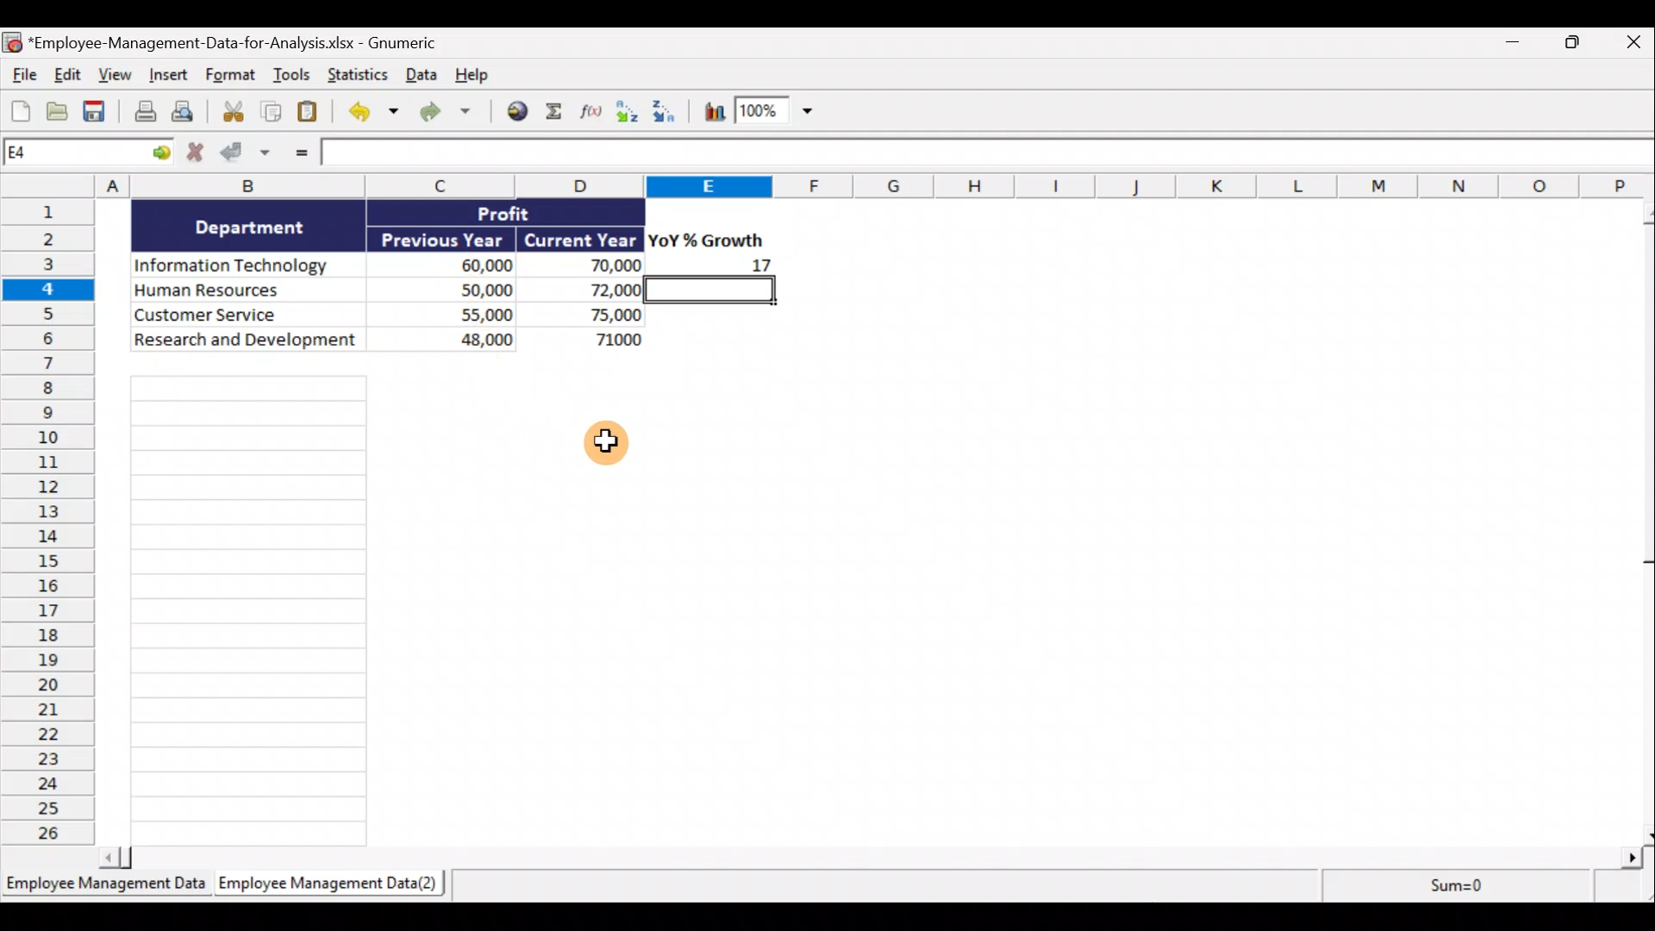 This screenshot has width=1655, height=931. I want to click on Save the current workbook, so click(97, 113).